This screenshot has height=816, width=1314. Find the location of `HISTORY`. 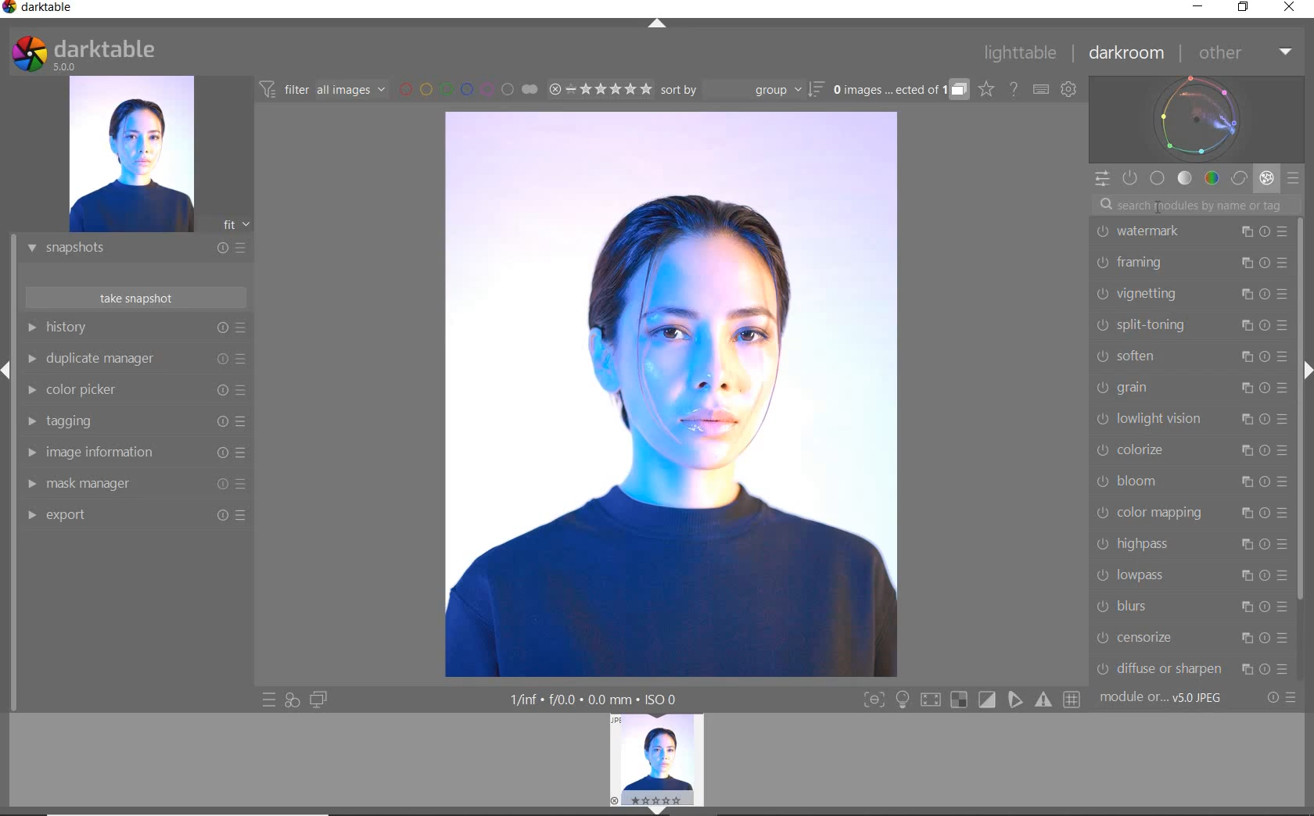

HISTORY is located at coordinates (137, 331).